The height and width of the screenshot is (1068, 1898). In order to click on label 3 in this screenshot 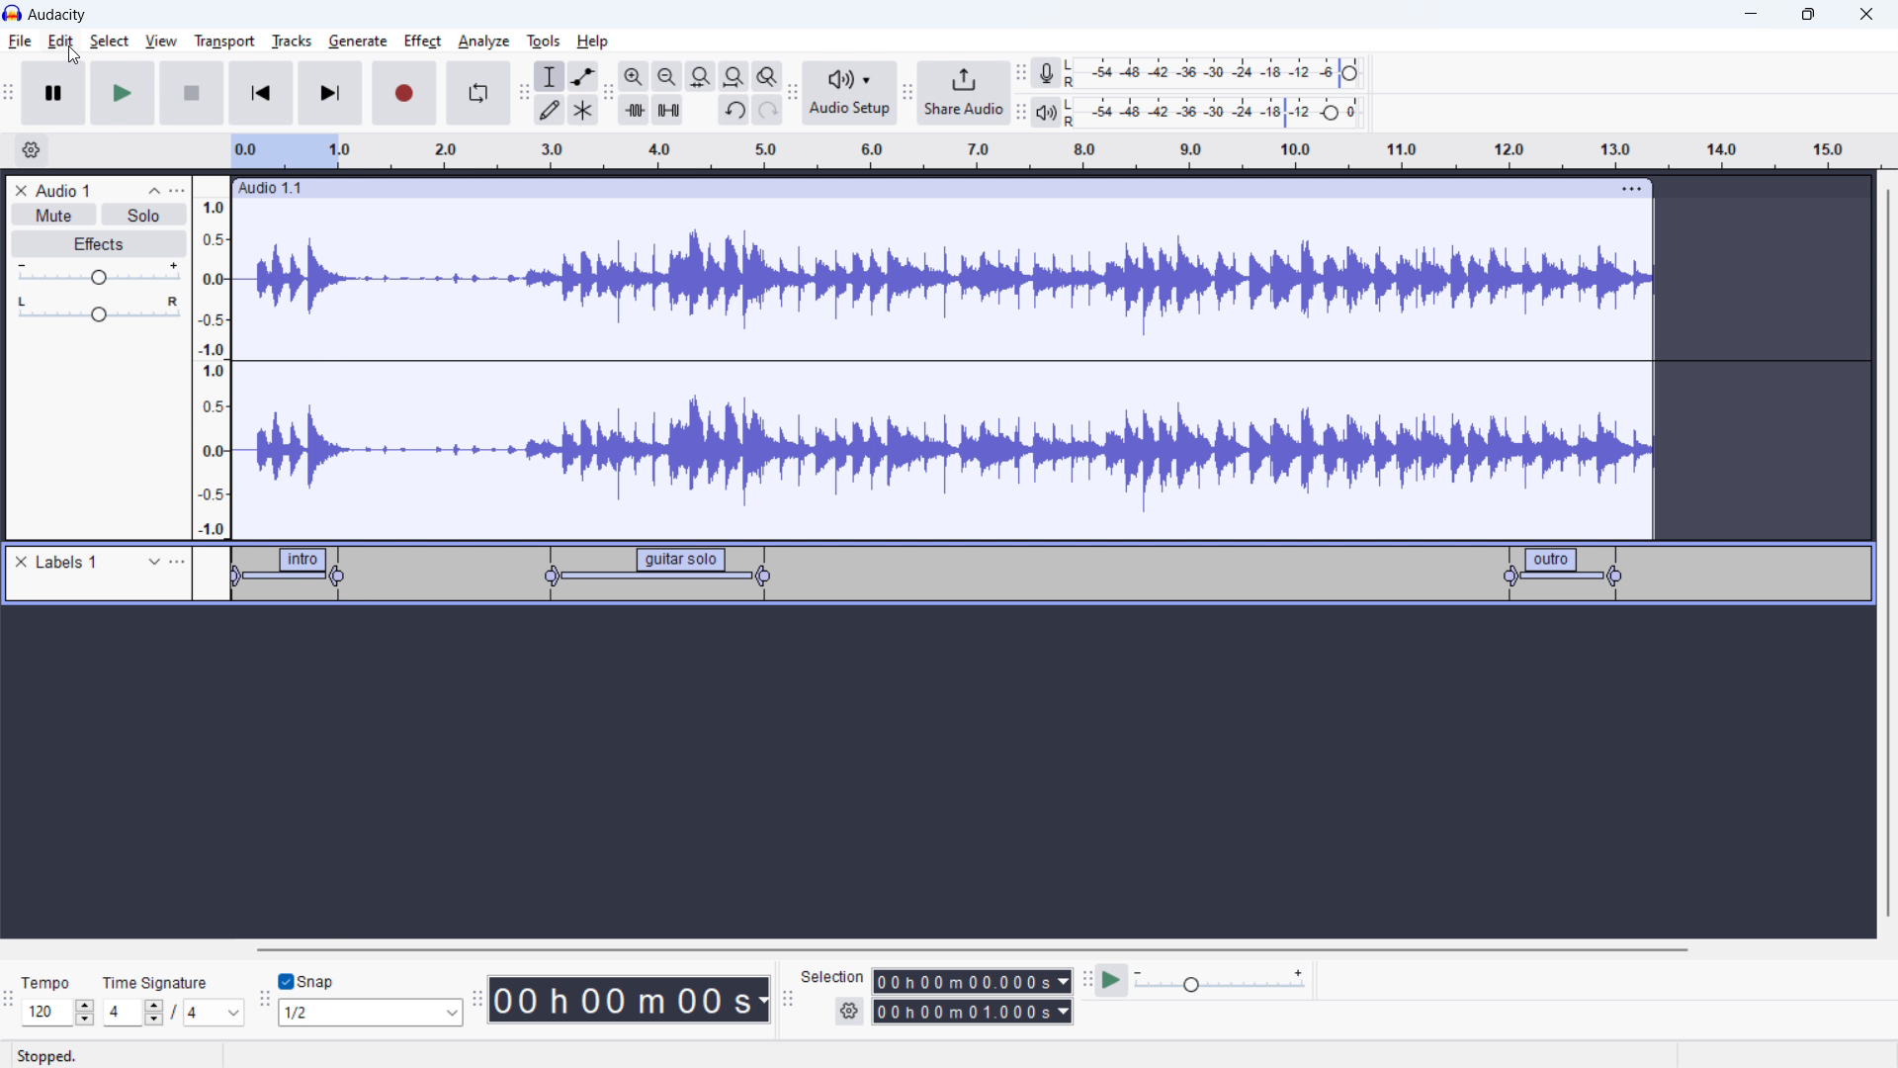, I will do `click(1565, 572)`.